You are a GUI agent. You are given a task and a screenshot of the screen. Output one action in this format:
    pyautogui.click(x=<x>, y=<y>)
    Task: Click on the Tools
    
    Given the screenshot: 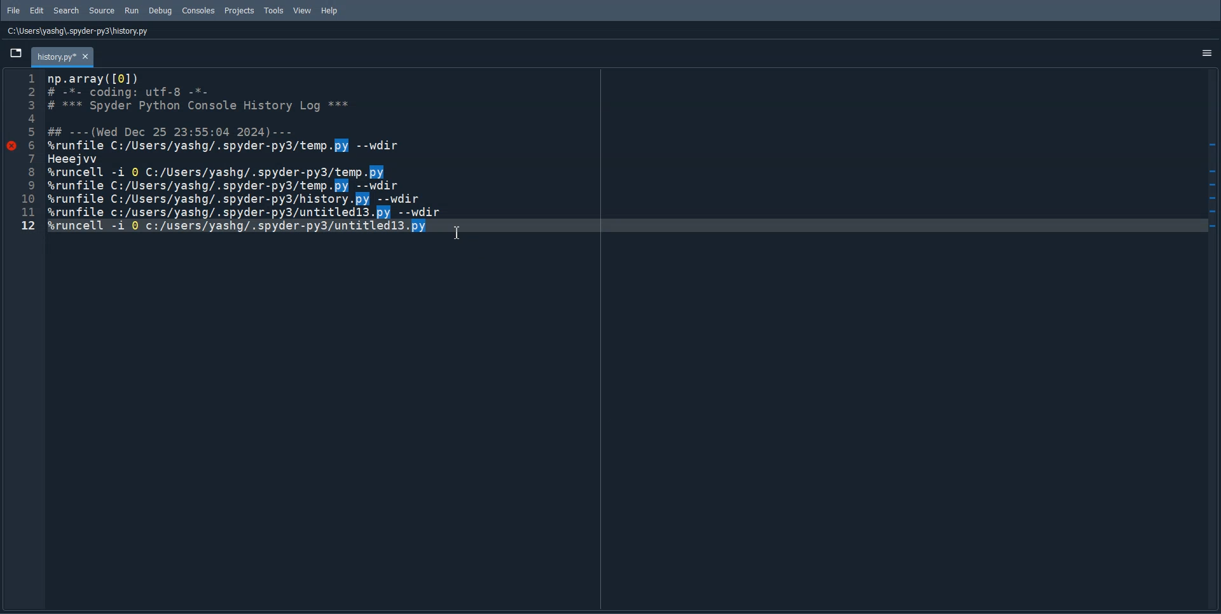 What is the action you would take?
    pyautogui.click(x=274, y=10)
    